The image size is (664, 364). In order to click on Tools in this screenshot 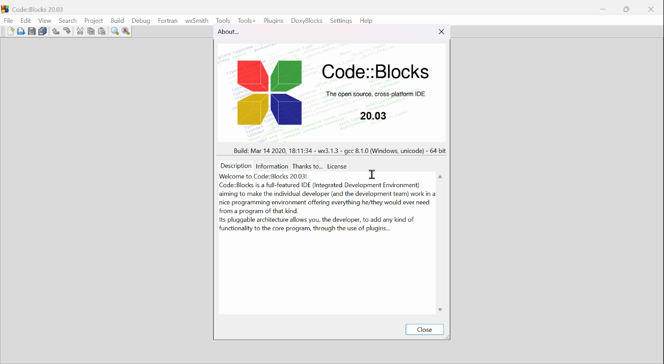, I will do `click(224, 19)`.